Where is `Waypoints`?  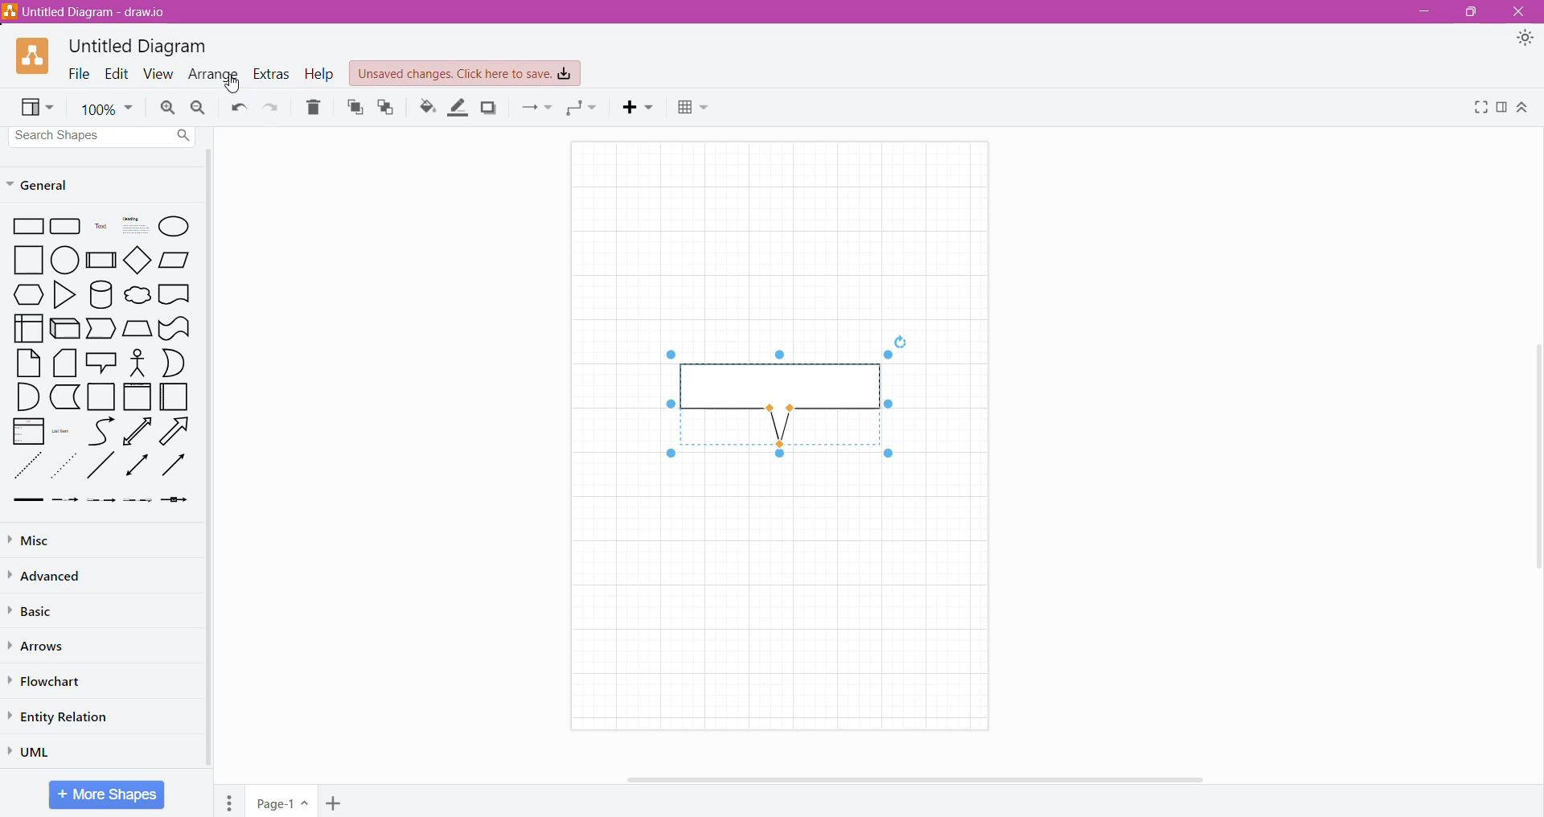 Waypoints is located at coordinates (584, 109).